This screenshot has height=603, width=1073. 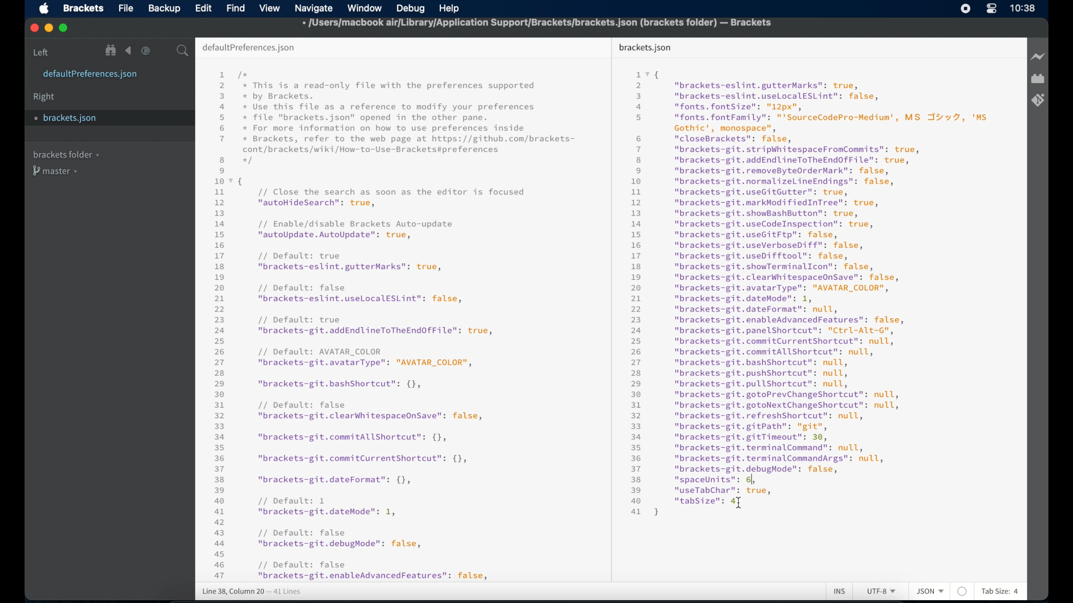 What do you see at coordinates (127, 9) in the screenshot?
I see `file` at bounding box center [127, 9].